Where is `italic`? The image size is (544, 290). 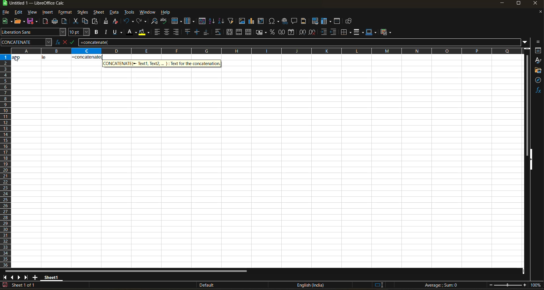 italic is located at coordinates (106, 32).